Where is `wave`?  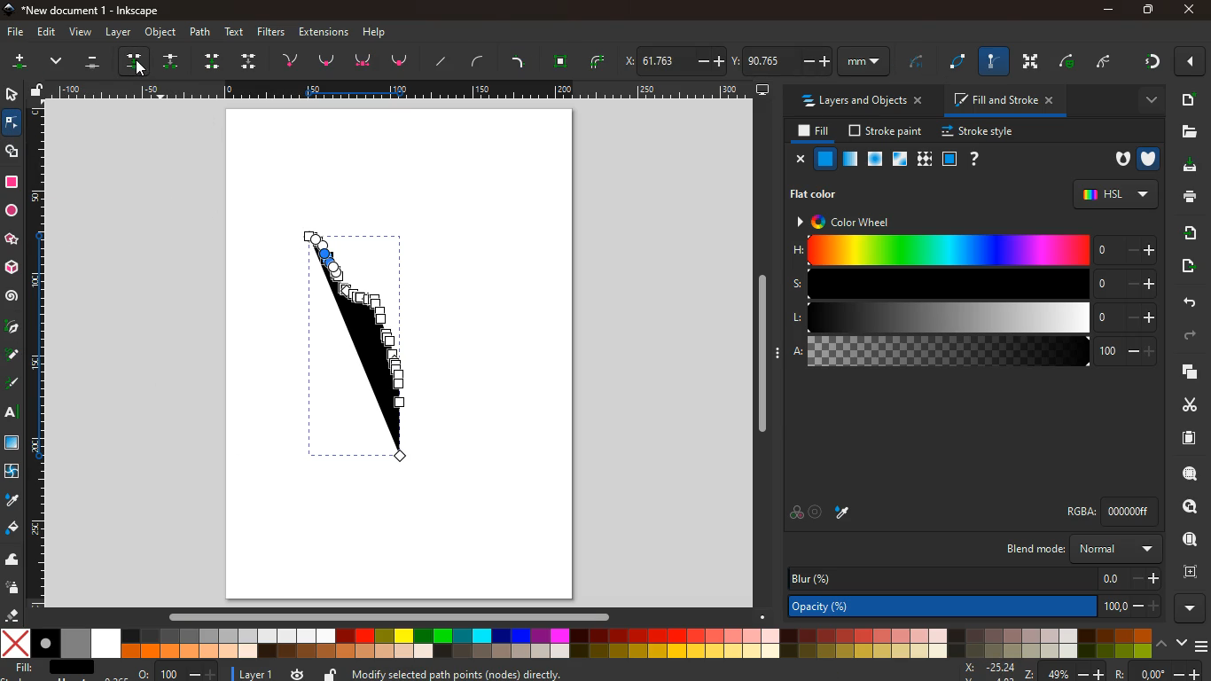 wave is located at coordinates (13, 559).